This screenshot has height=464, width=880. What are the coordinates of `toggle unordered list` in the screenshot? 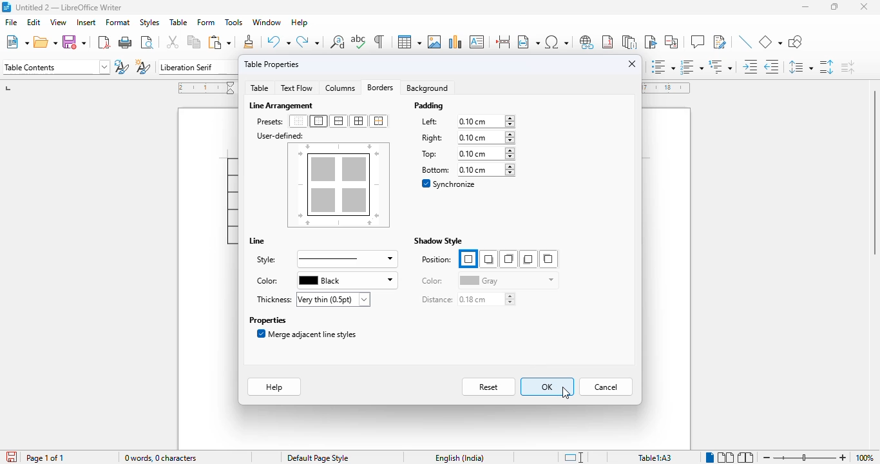 It's located at (664, 66).